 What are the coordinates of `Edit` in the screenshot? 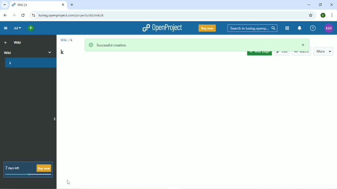 It's located at (282, 53).